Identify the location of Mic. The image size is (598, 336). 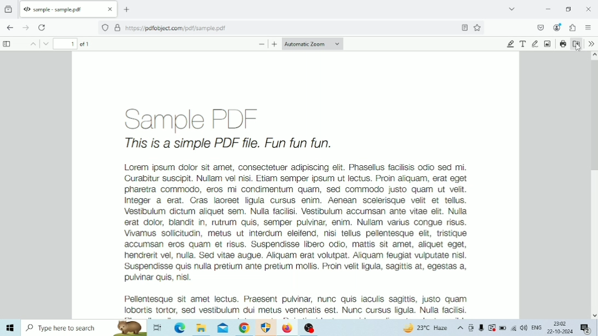
(481, 328).